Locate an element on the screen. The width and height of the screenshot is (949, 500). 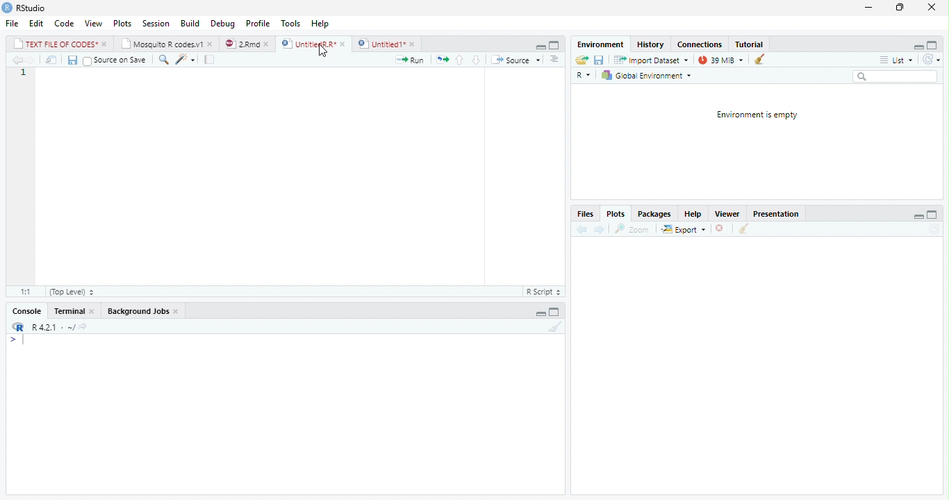
Previous is located at coordinates (580, 228).